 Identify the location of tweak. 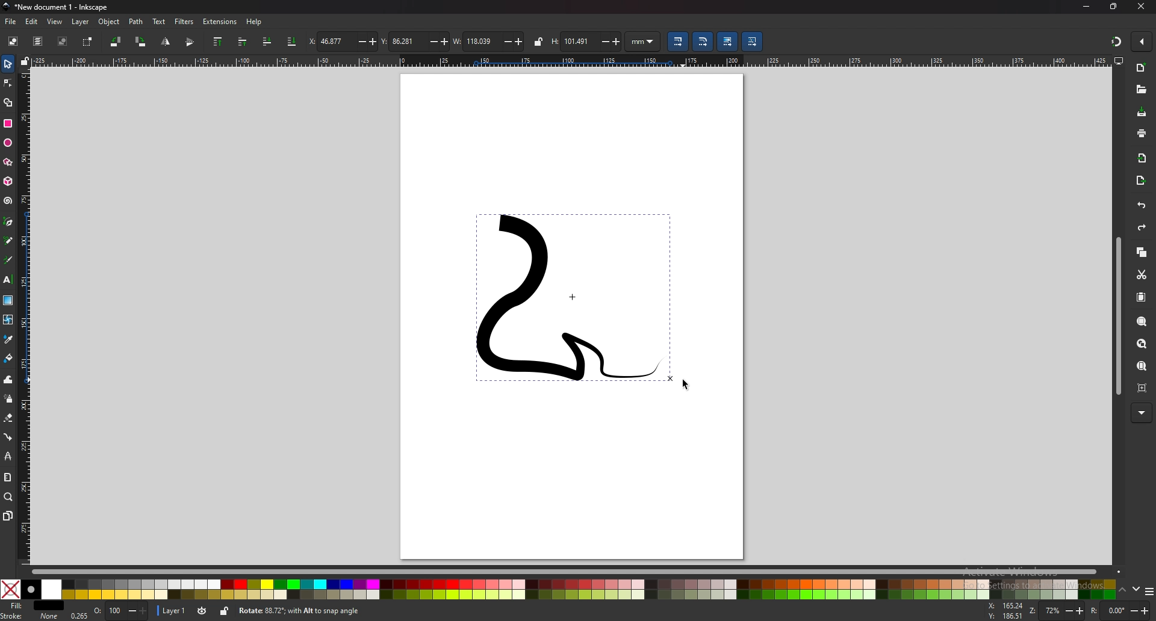
(8, 379).